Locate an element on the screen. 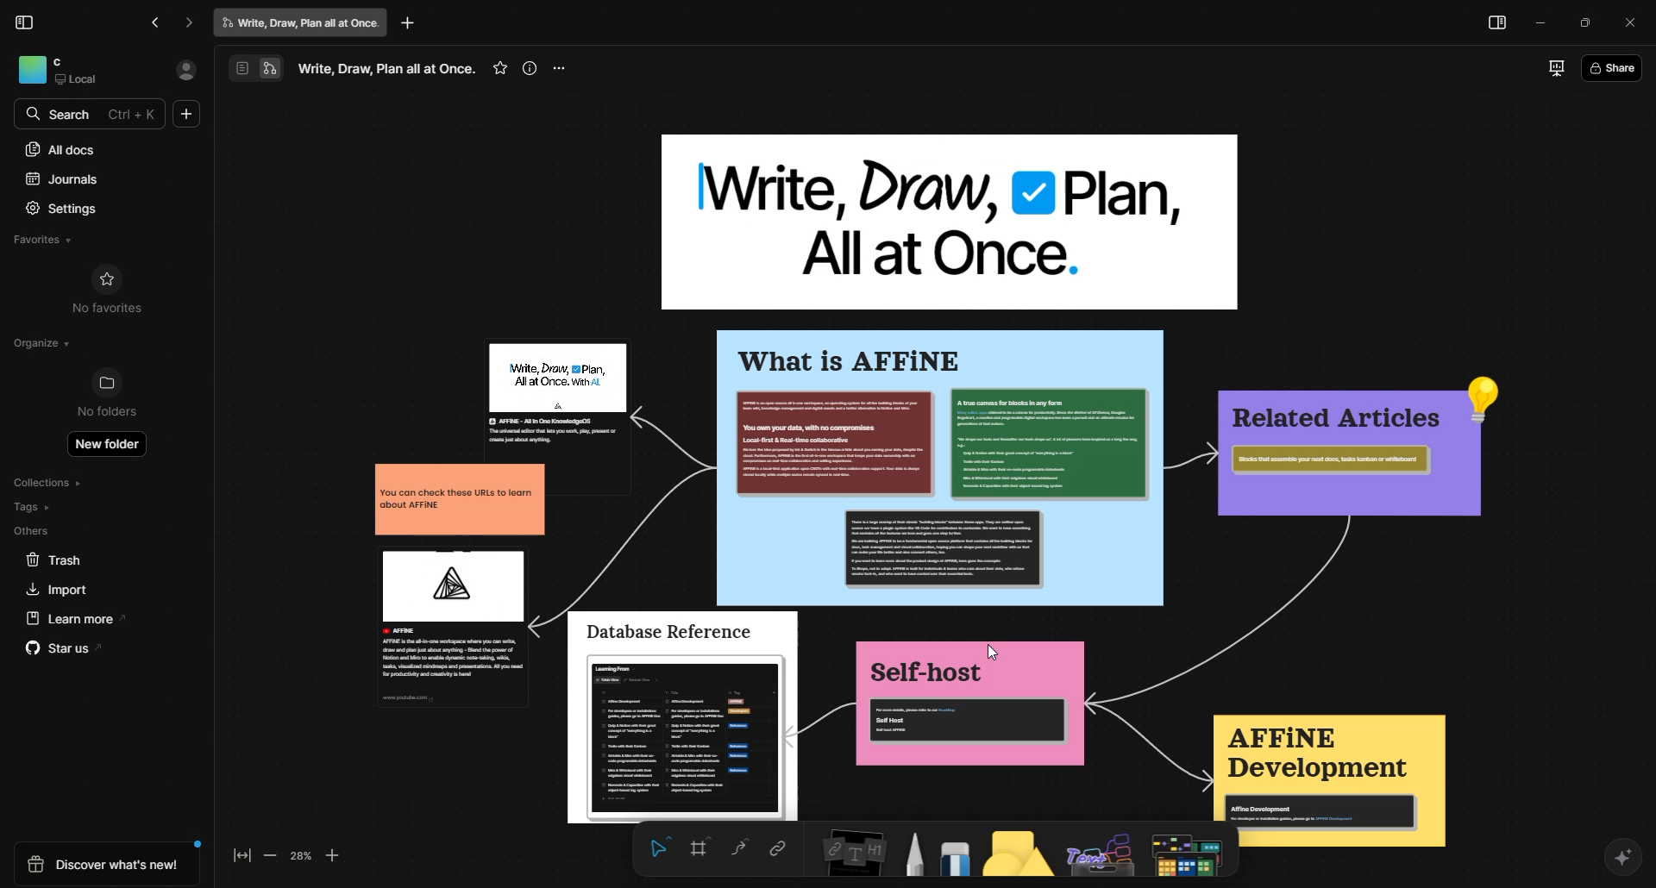 This screenshot has width=1656, height=888. Ask AI is located at coordinates (1622, 855).